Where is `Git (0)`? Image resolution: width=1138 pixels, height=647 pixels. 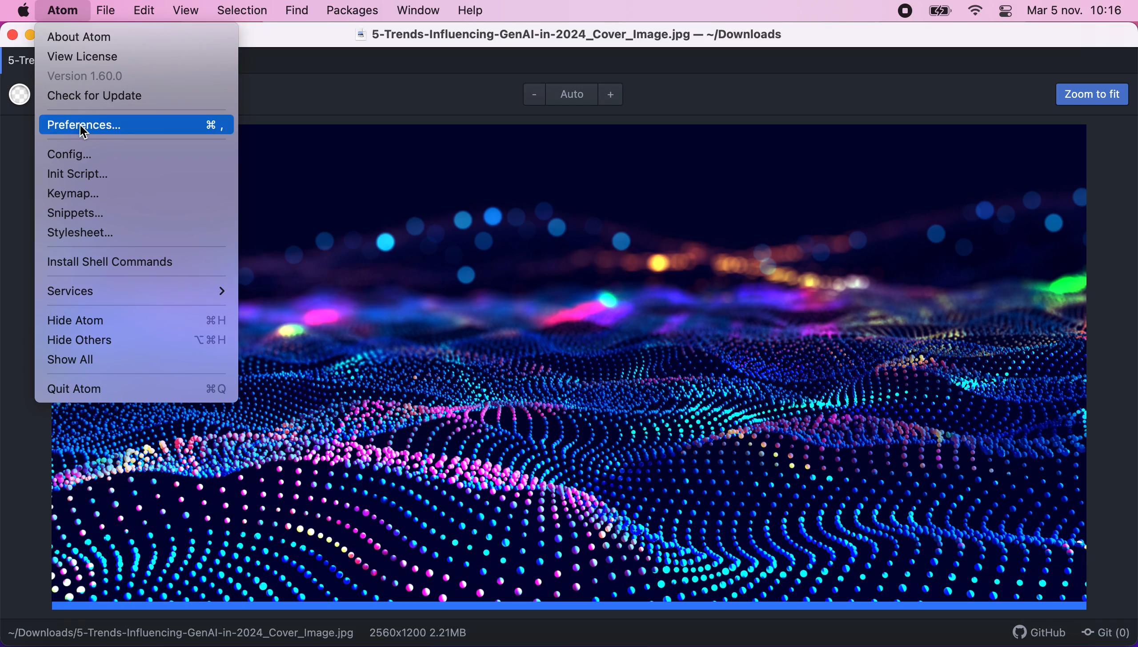
Git (0) is located at coordinates (1103, 632).